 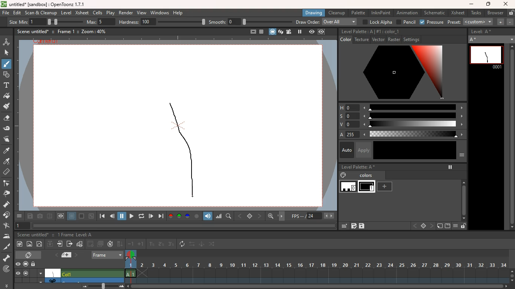 I want to click on locate, so click(x=6, y=269).